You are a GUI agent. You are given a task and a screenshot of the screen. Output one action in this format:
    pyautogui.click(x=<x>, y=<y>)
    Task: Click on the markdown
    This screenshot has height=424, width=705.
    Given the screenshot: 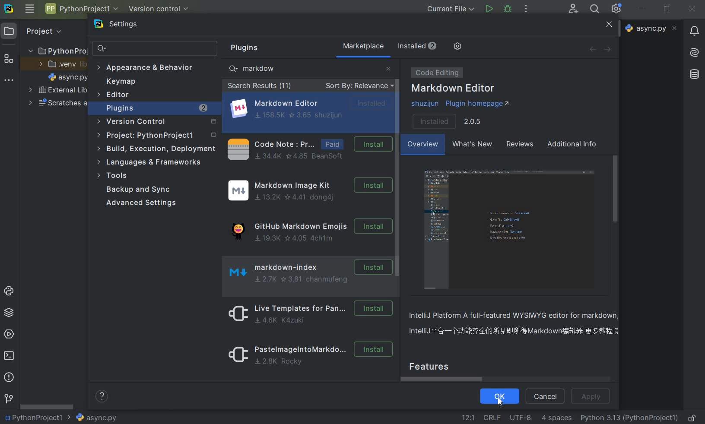 What is the action you would take?
    pyautogui.click(x=257, y=68)
    